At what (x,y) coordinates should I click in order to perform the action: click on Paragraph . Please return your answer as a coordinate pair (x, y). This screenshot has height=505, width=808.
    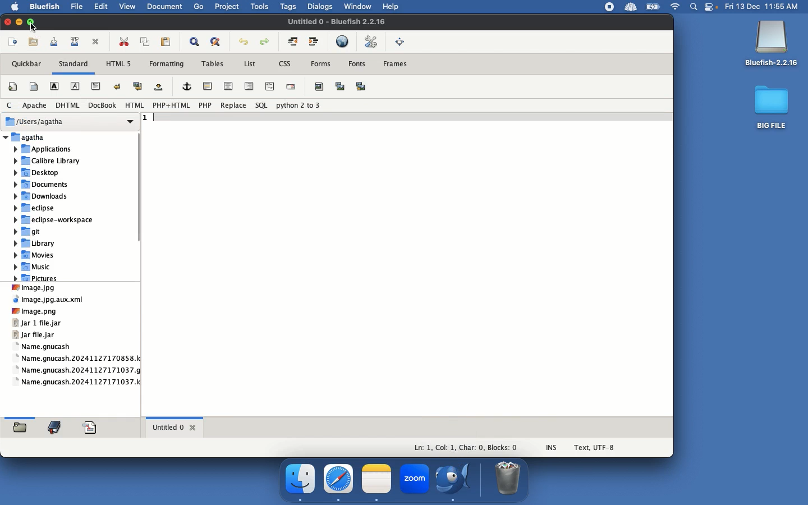
    Looking at the image, I should click on (96, 85).